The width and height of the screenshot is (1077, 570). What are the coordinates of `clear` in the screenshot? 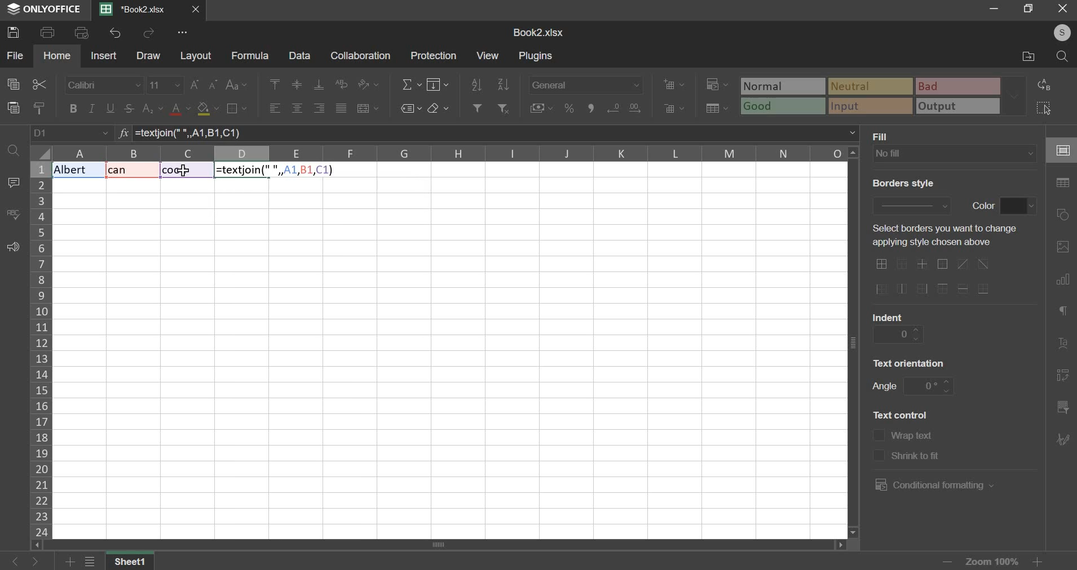 It's located at (438, 108).